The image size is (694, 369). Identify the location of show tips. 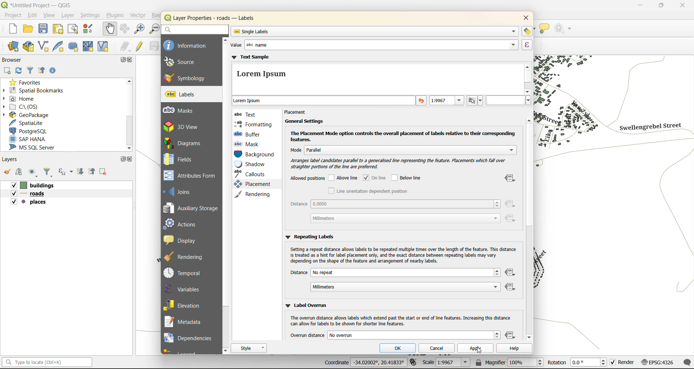
(545, 29).